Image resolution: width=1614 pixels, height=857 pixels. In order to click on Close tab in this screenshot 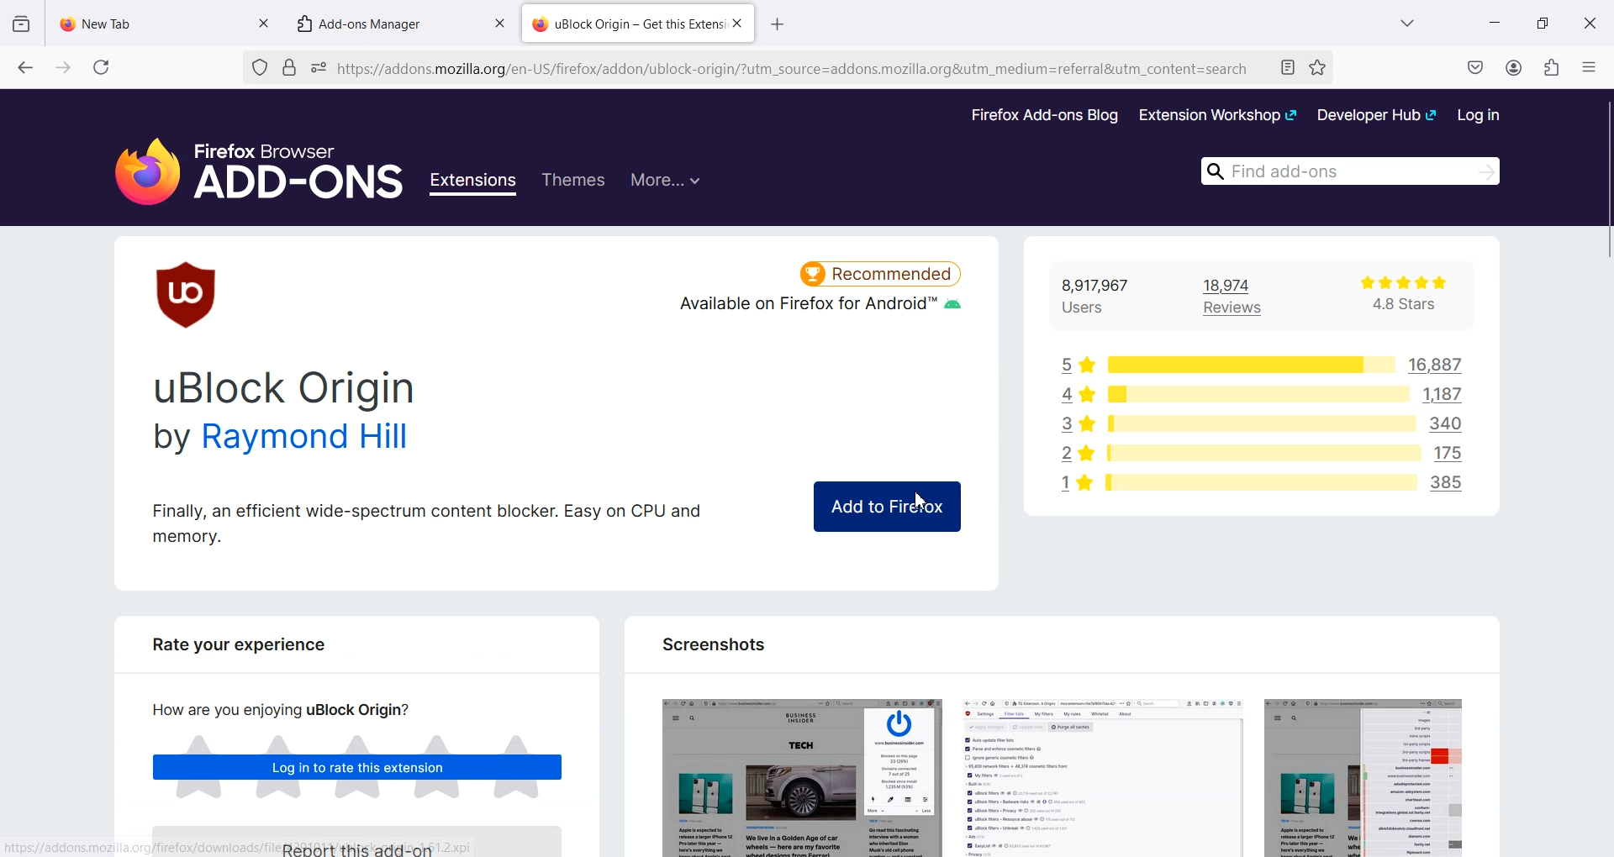, I will do `click(499, 24)`.